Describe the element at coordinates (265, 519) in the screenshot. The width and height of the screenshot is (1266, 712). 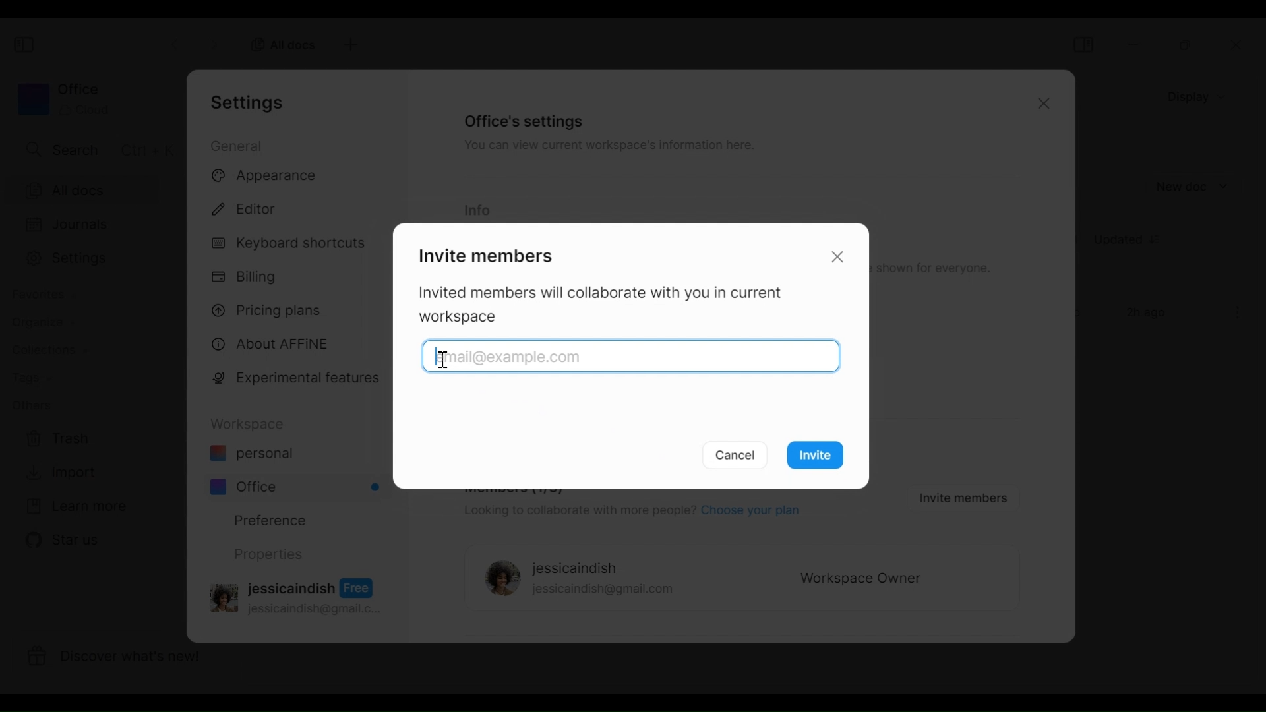
I see `Preference` at that location.